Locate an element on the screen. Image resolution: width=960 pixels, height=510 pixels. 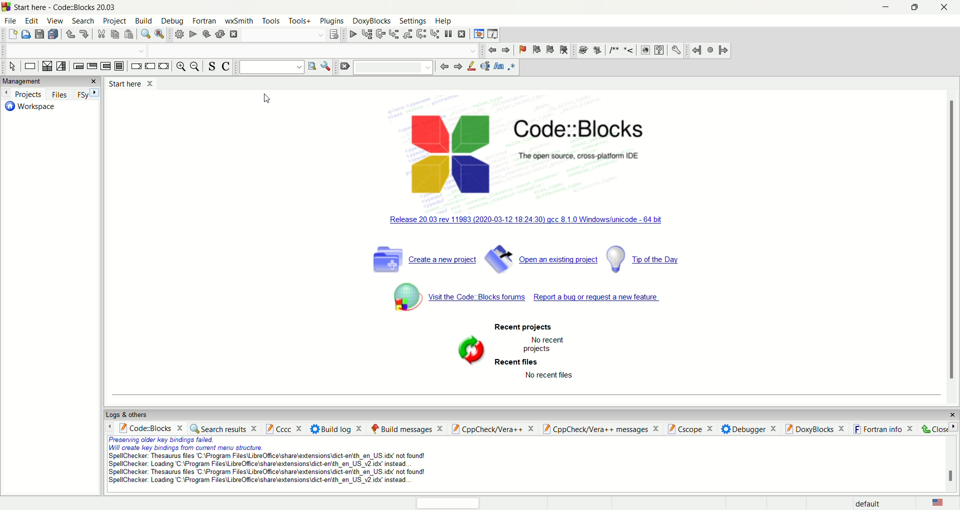
debugging windows is located at coordinates (478, 33).